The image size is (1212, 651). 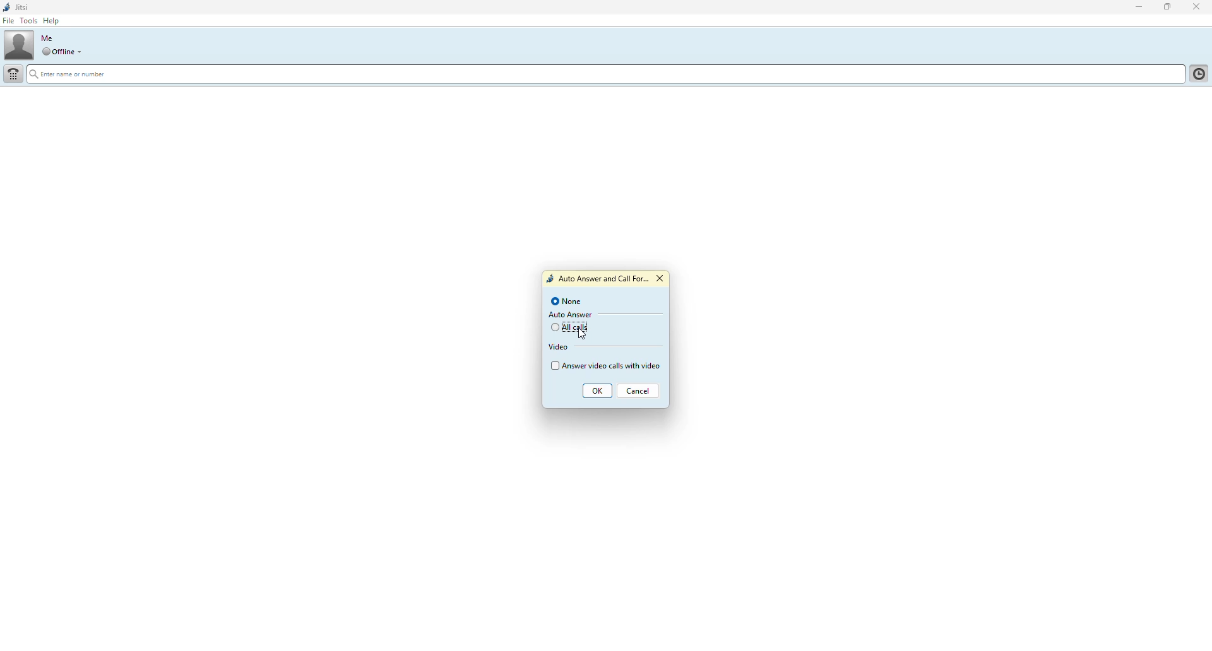 What do you see at coordinates (639, 392) in the screenshot?
I see `cancel` at bounding box center [639, 392].